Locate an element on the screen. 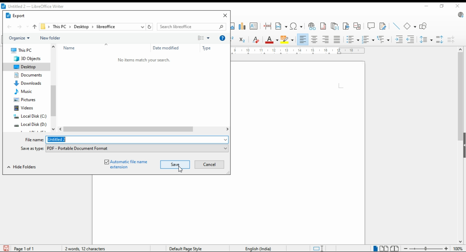 The width and height of the screenshot is (466, 252). scroll bar is located at coordinates (459, 145).